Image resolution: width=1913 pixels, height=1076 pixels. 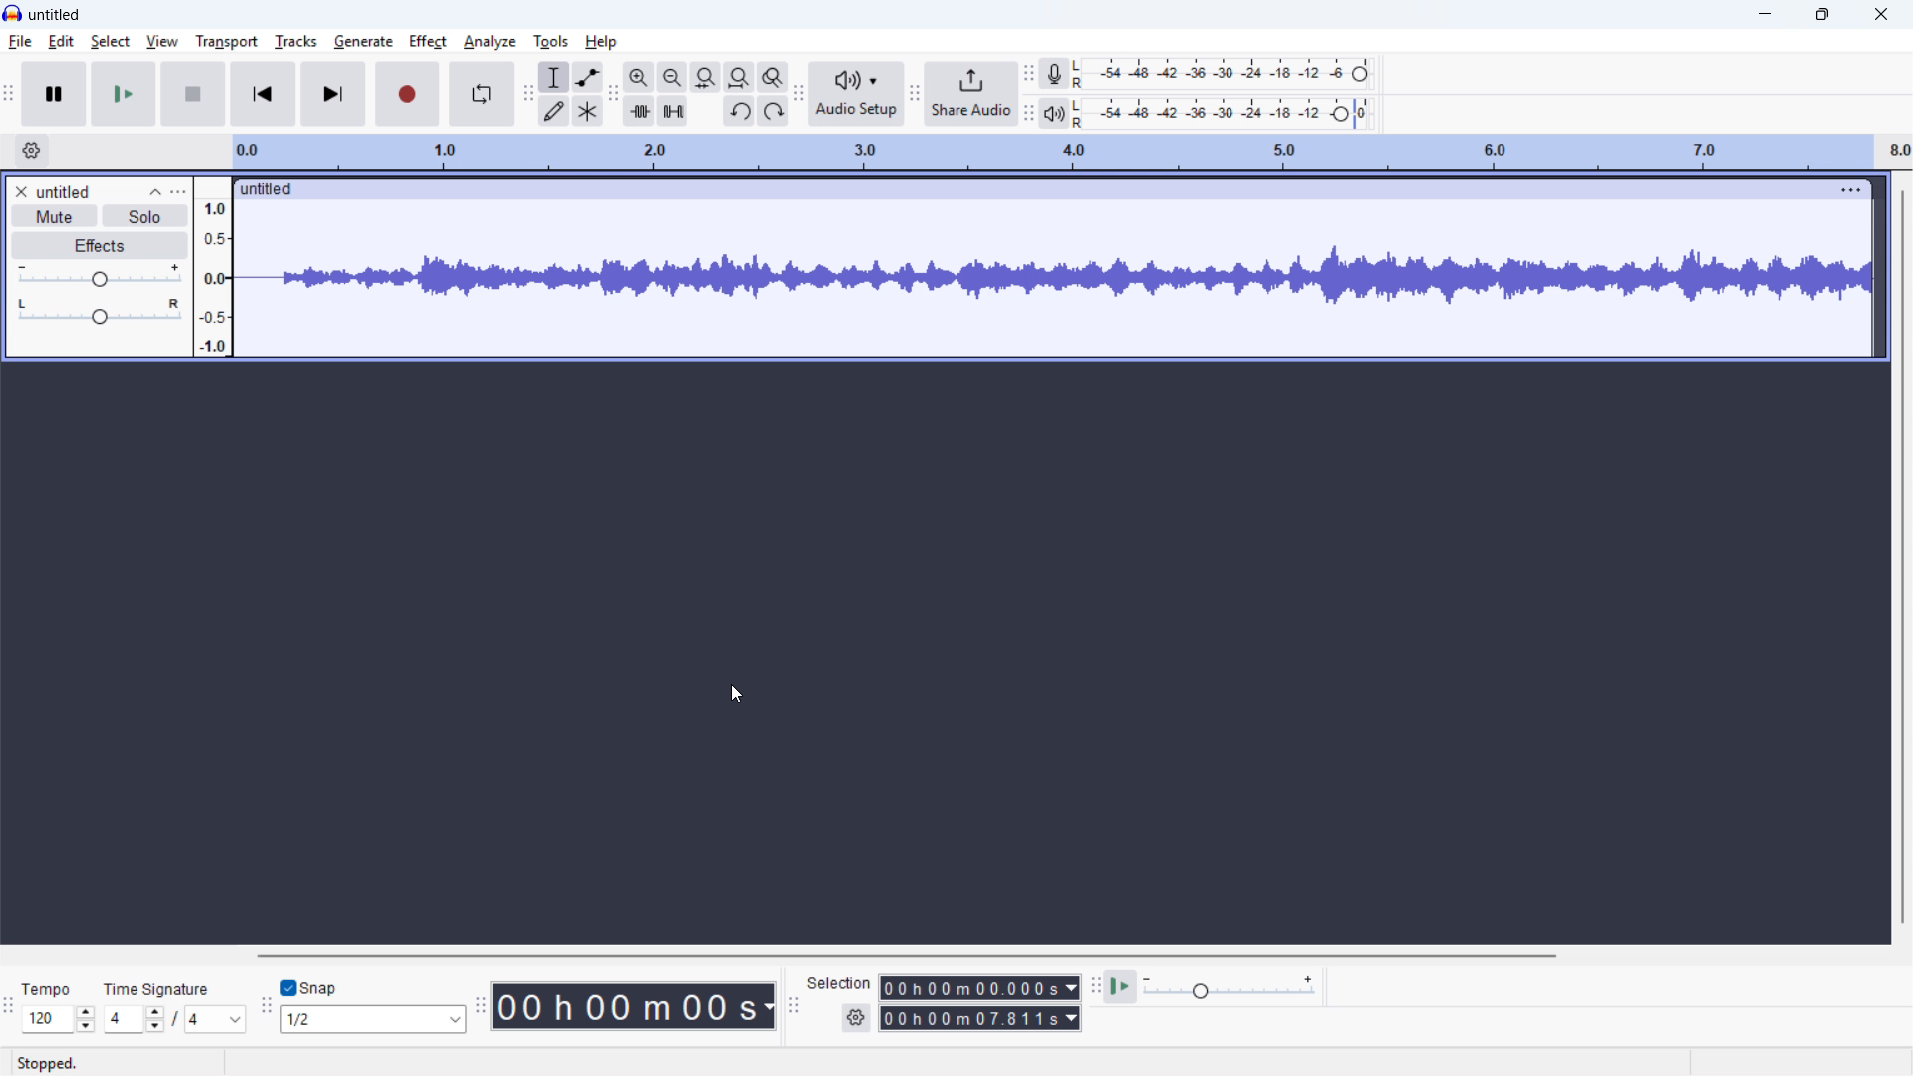 What do you see at coordinates (794, 1009) in the screenshot?
I see `Selection toolbar ` at bounding box center [794, 1009].